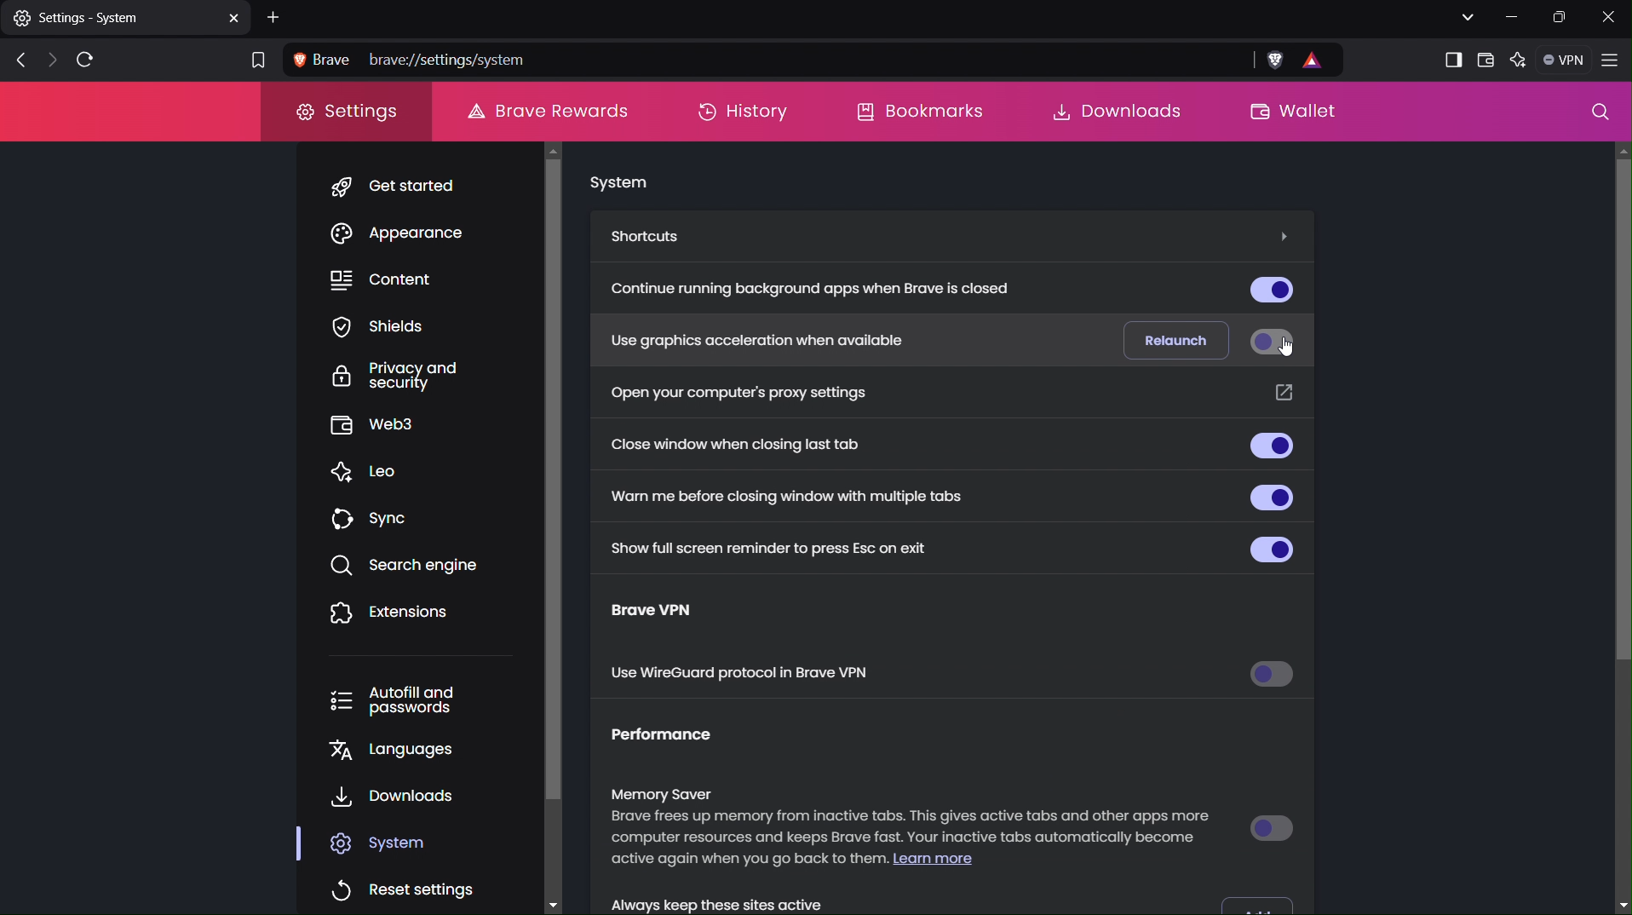  I want to click on Continue running background apps when Brave is closed, so click(819, 291).